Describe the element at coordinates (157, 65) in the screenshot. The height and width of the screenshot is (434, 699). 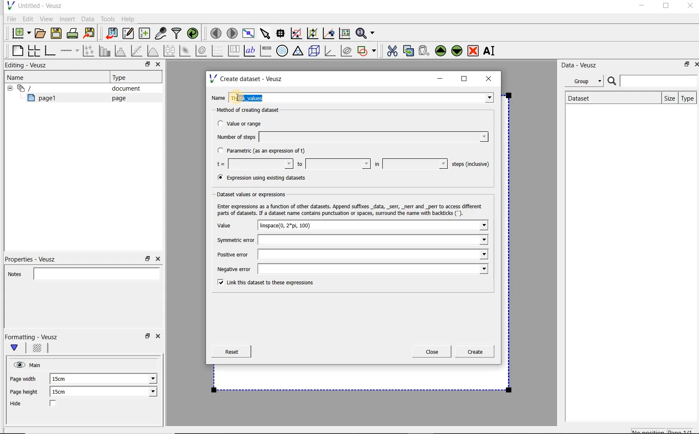
I see `Close` at that location.